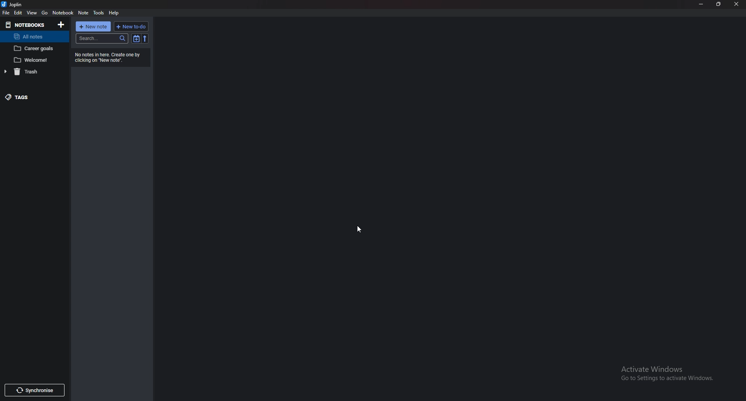 The height and width of the screenshot is (401, 746). Describe the element at coordinates (736, 3) in the screenshot. I see `close` at that location.